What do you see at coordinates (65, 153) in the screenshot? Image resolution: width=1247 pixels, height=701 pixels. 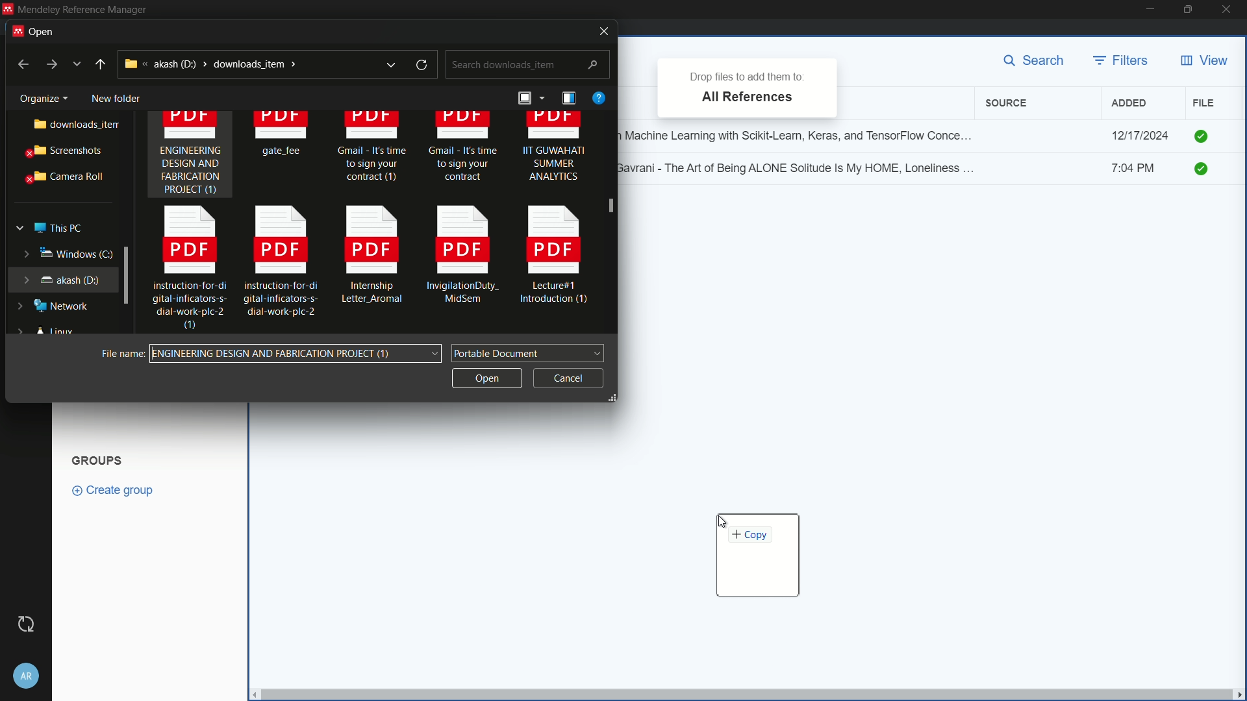 I see `screenshots` at bounding box center [65, 153].